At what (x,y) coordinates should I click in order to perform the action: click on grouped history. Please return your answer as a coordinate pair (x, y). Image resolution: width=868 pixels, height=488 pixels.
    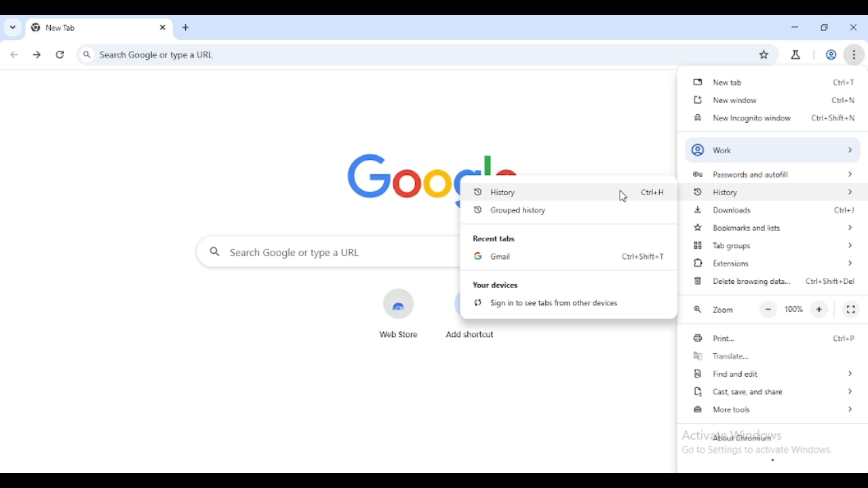
    Looking at the image, I should click on (509, 210).